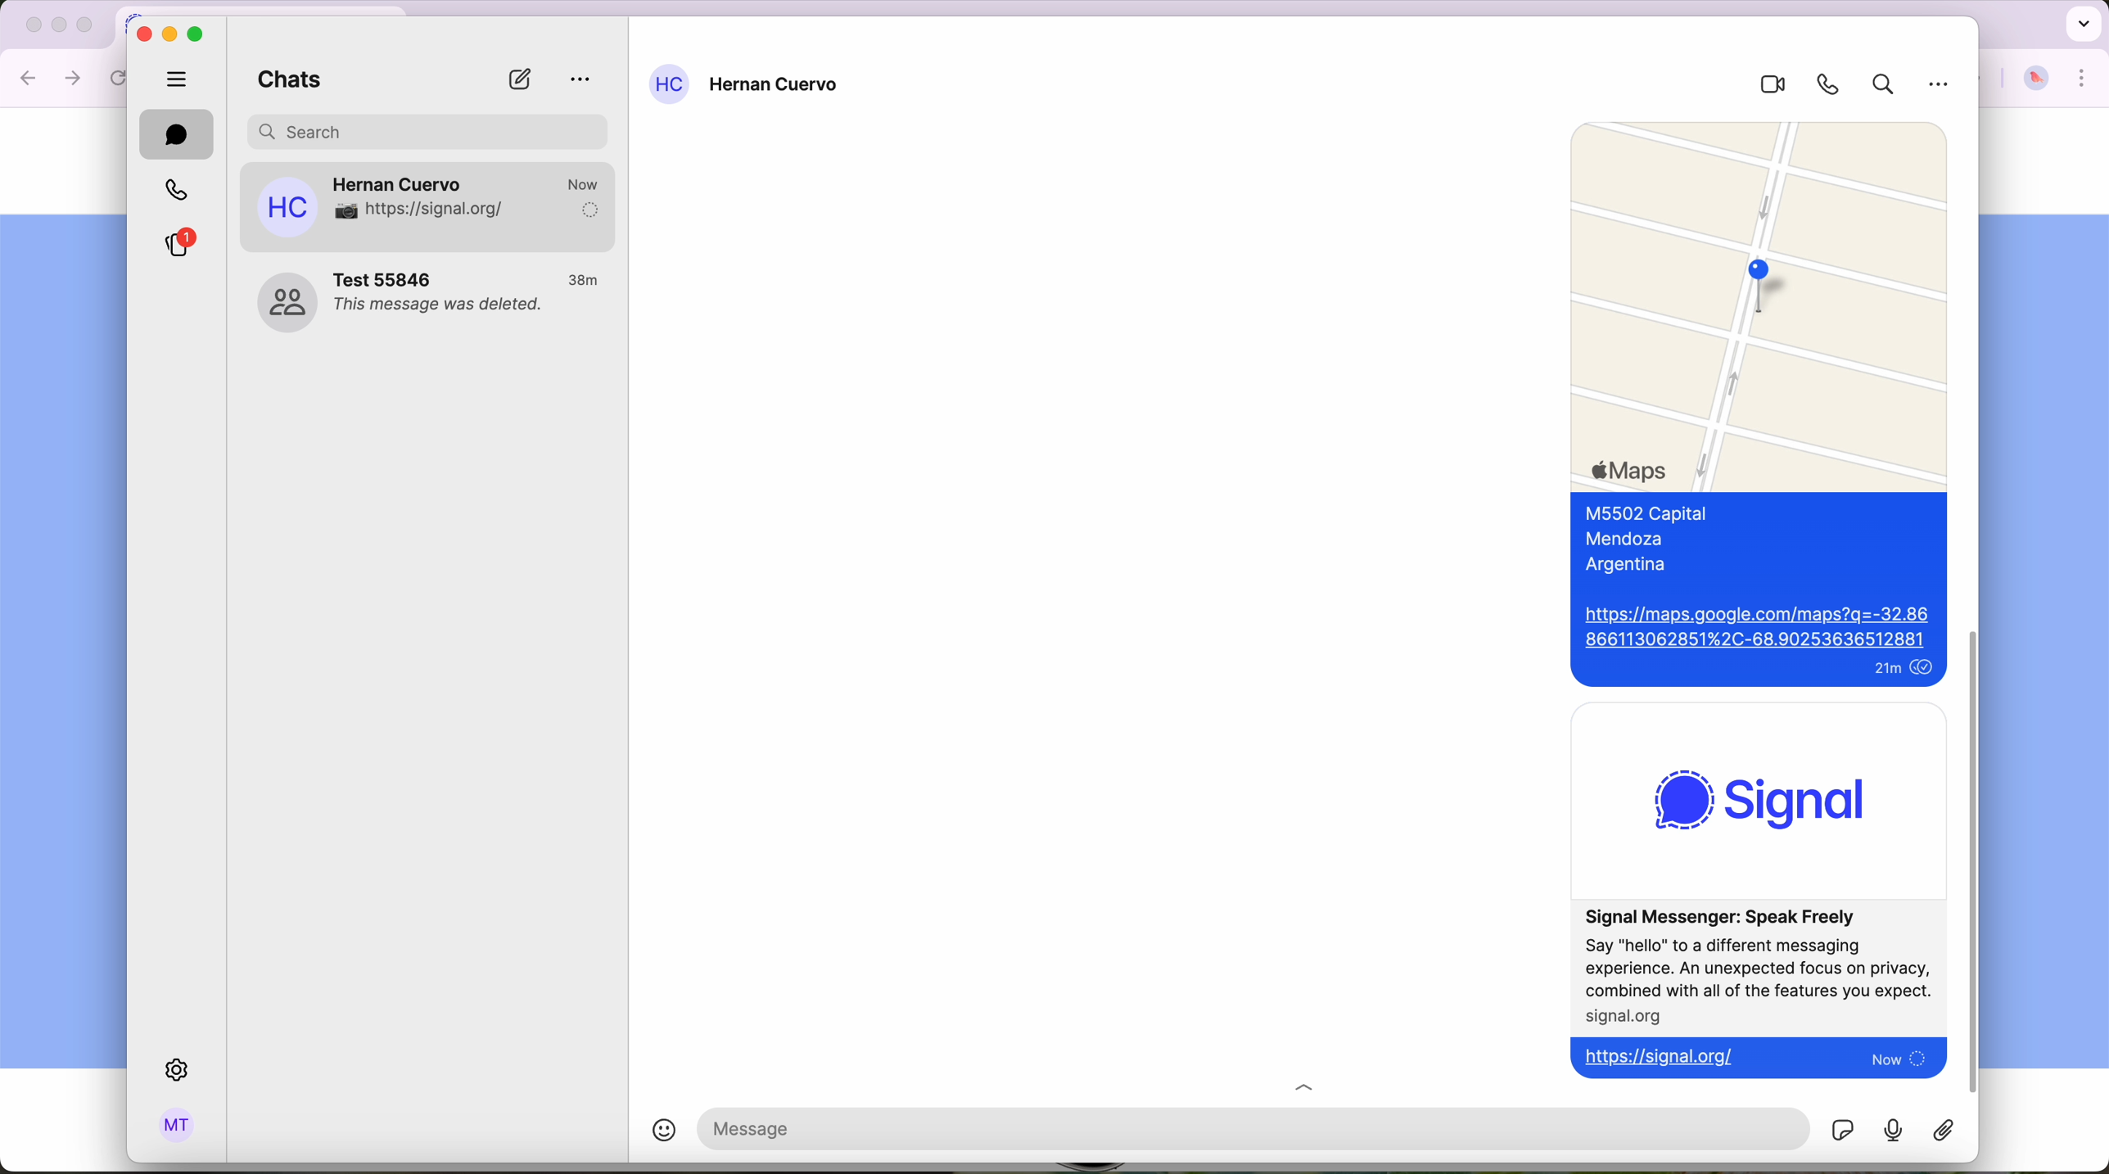 The width and height of the screenshot is (2109, 1174). I want to click on profile, so click(178, 1127).